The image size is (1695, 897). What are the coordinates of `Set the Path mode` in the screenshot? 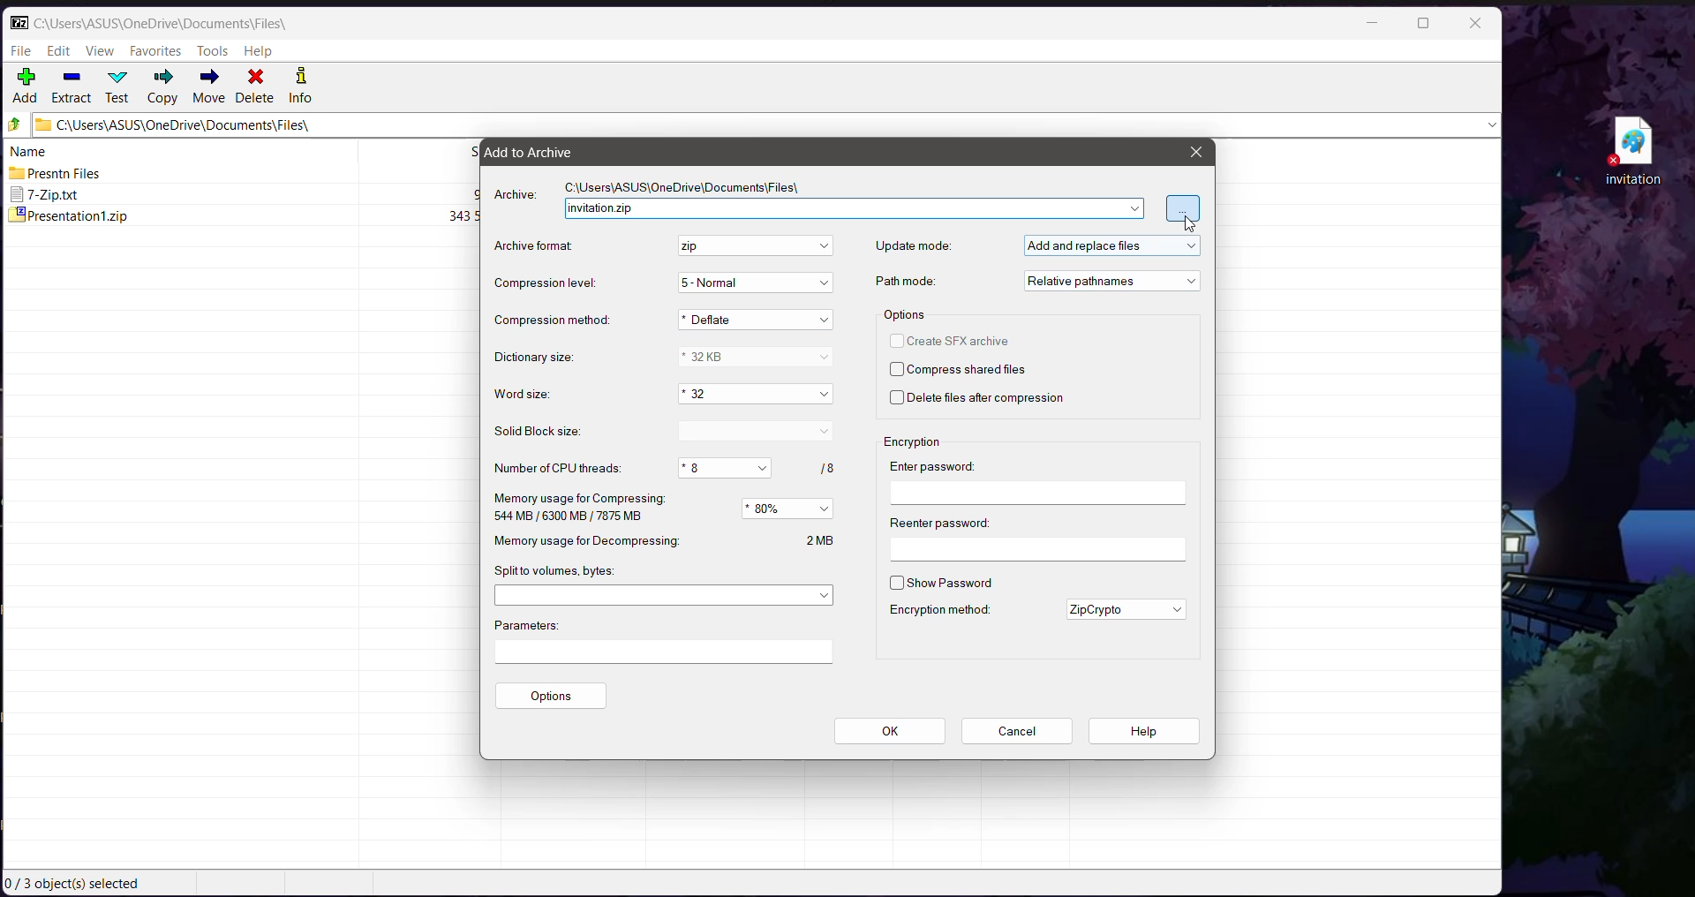 It's located at (1109, 281).